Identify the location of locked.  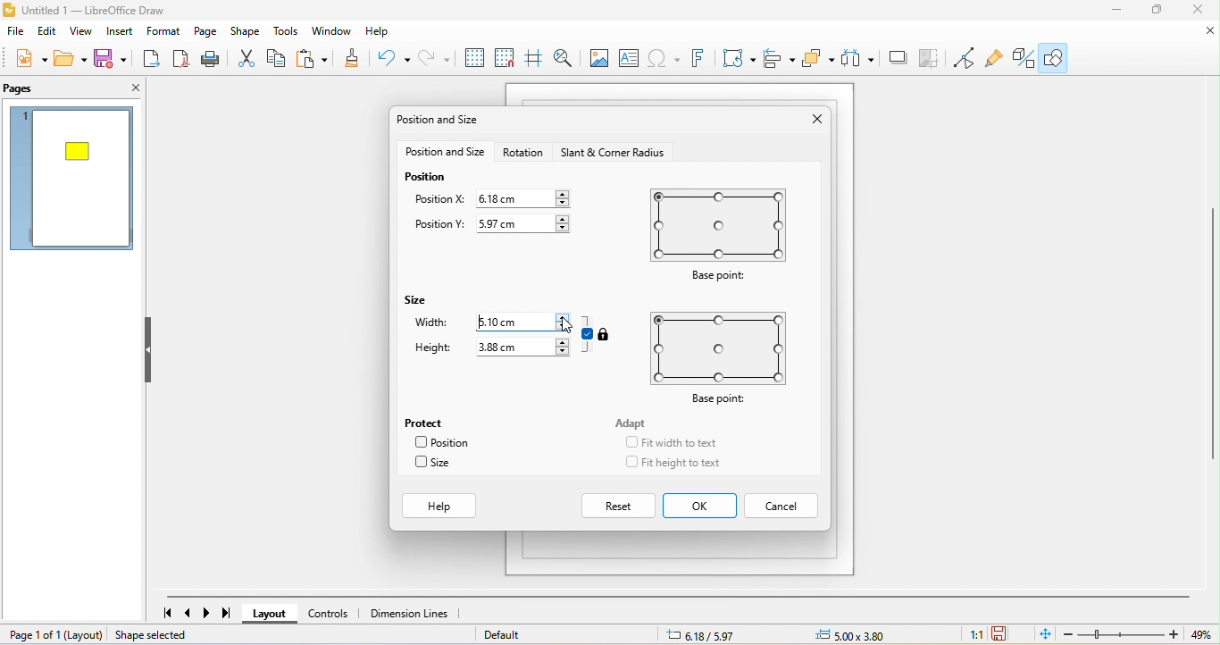
(607, 333).